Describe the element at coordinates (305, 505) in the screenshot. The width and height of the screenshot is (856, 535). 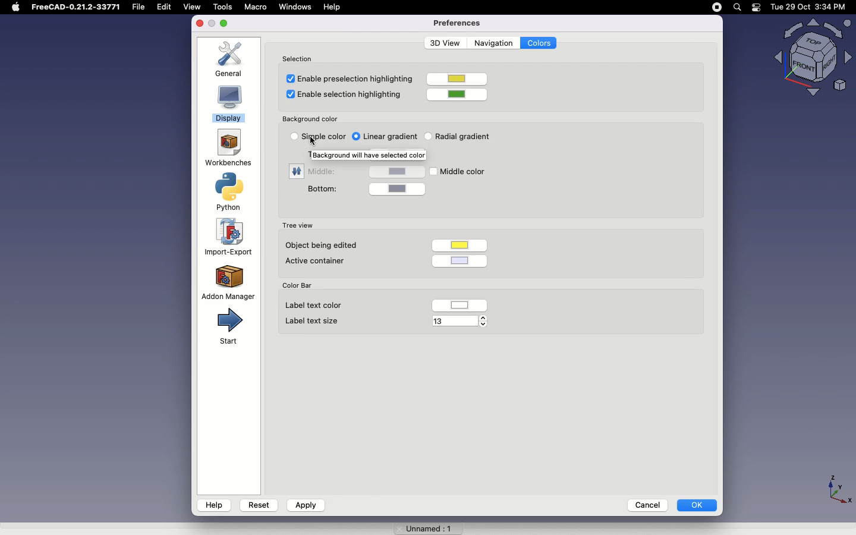
I see `Apply` at that location.